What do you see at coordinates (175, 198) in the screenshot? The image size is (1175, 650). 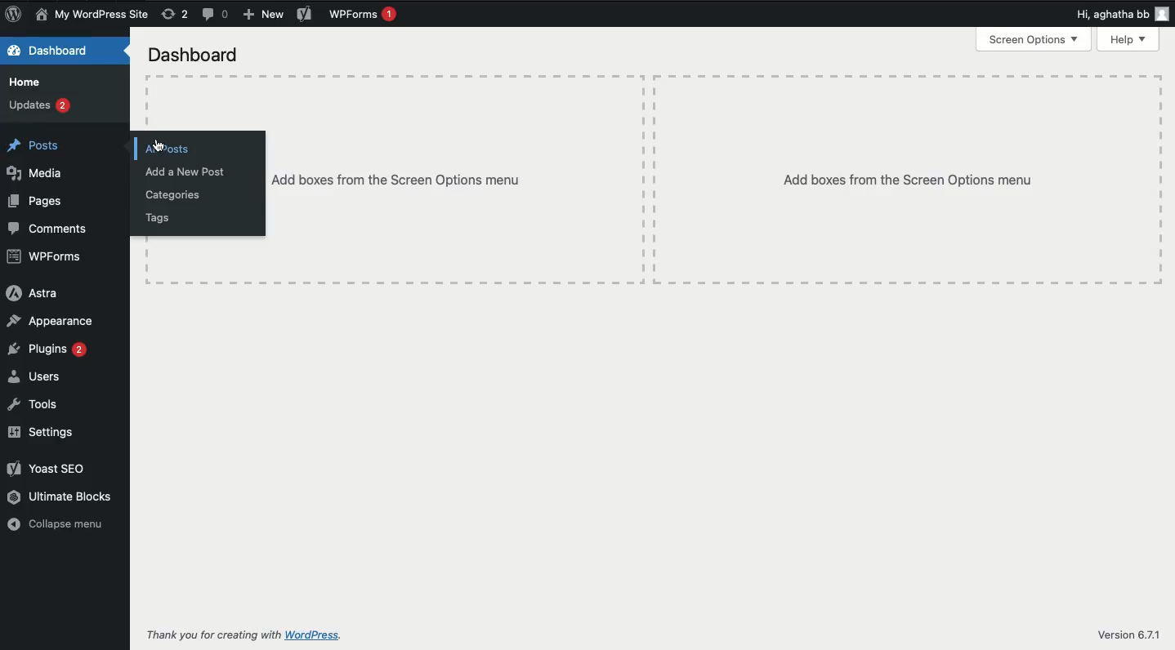 I see `Categories ` at bounding box center [175, 198].